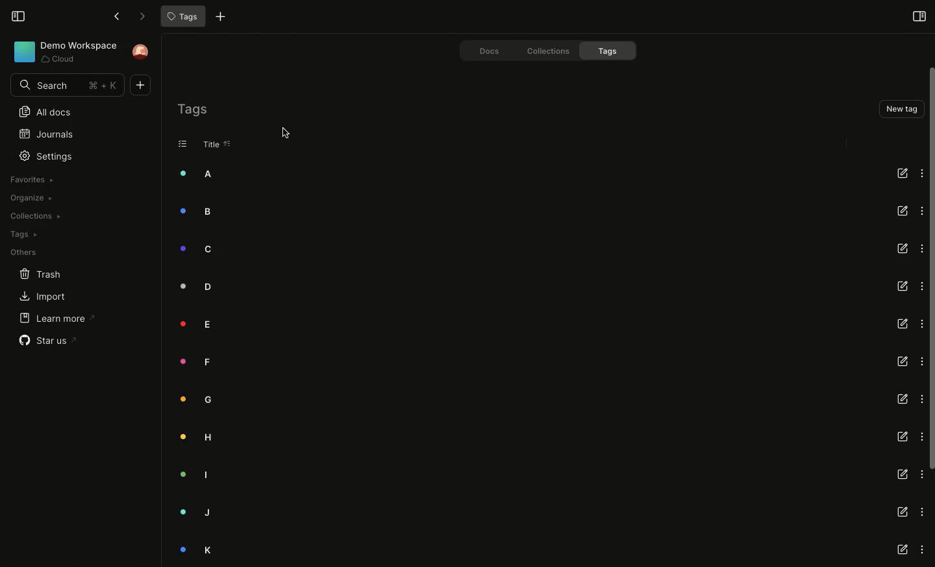 The width and height of the screenshot is (935, 567). I want to click on Scroll, so click(929, 269).